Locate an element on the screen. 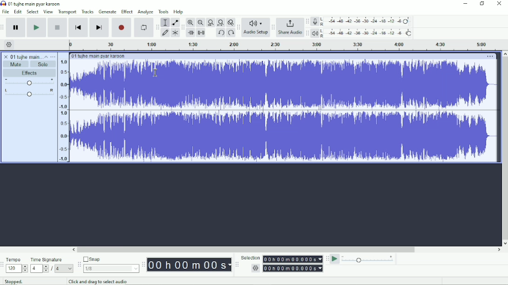  Multi-tool is located at coordinates (175, 32).